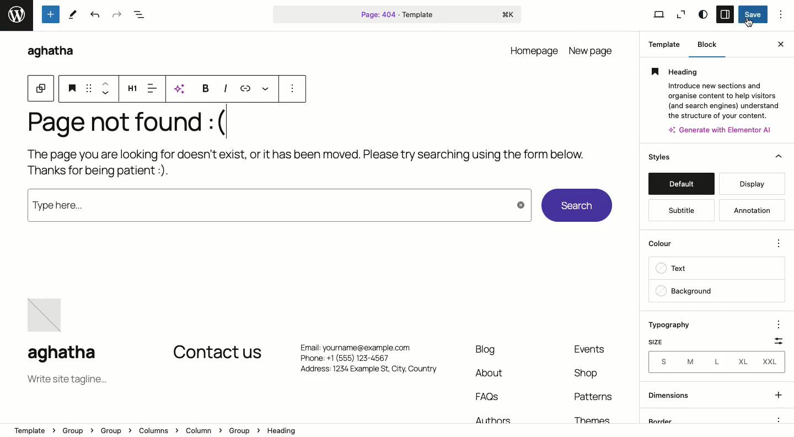 Image resolution: width=794 pixels, height=437 pixels. I want to click on M, so click(689, 362).